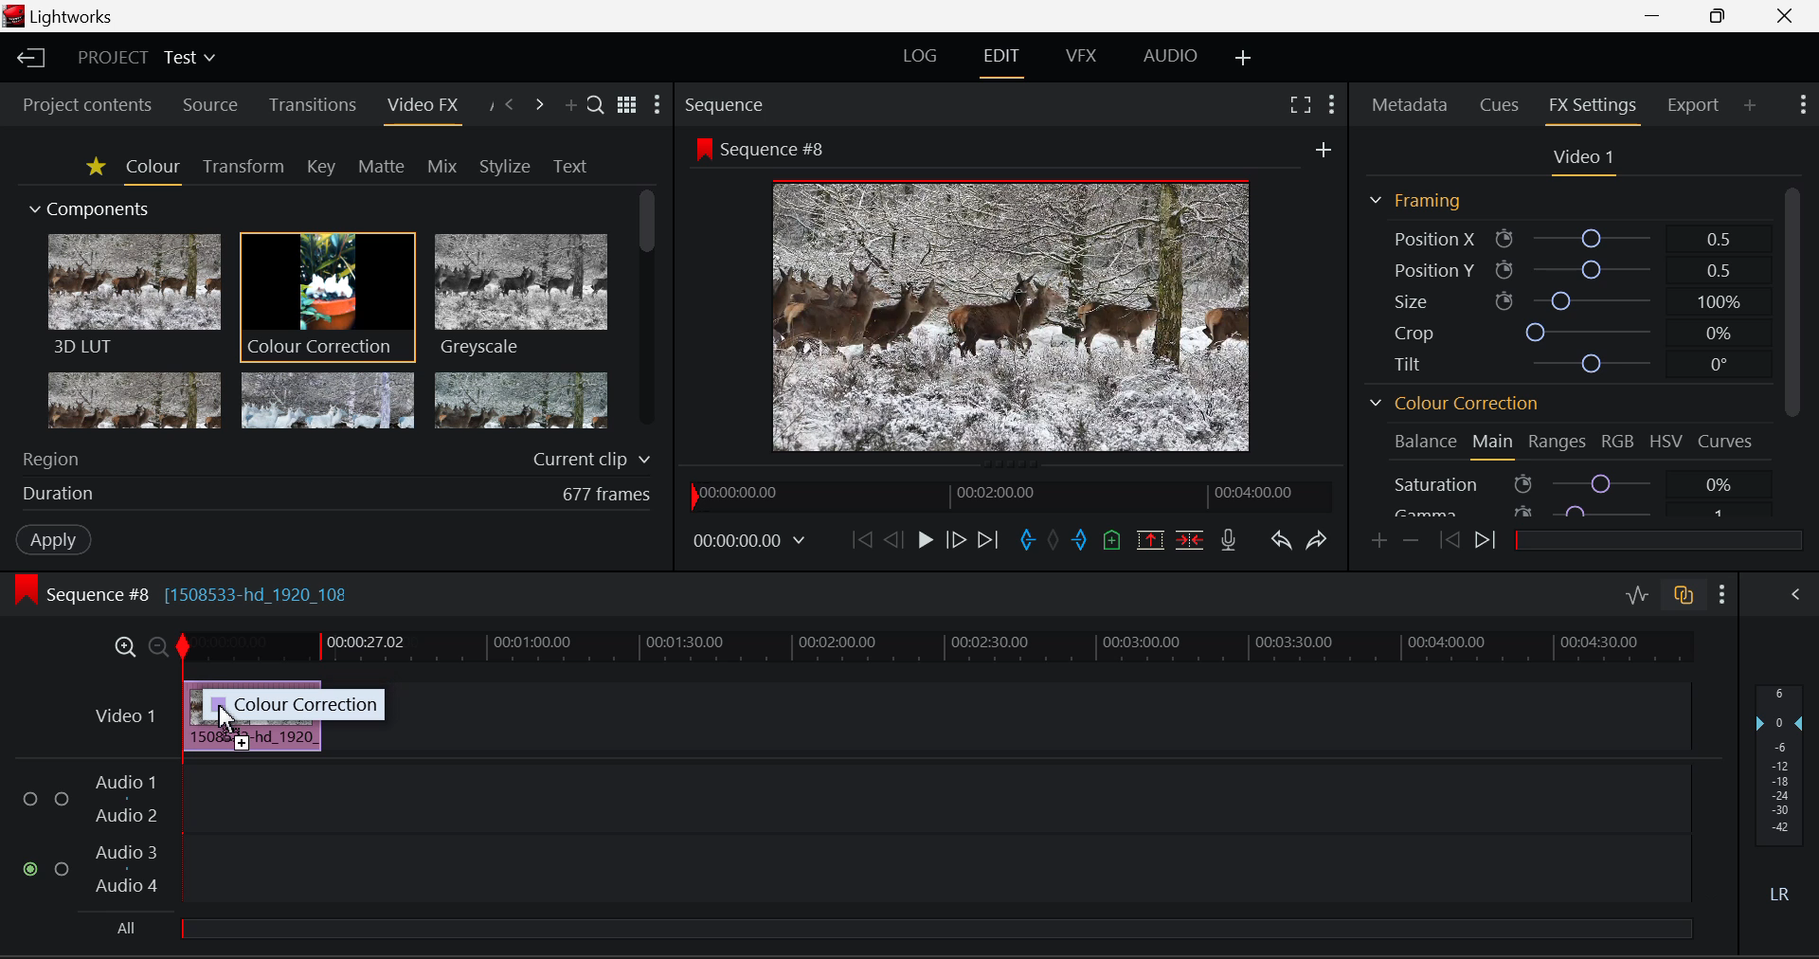  I want to click on Matte, so click(382, 167).